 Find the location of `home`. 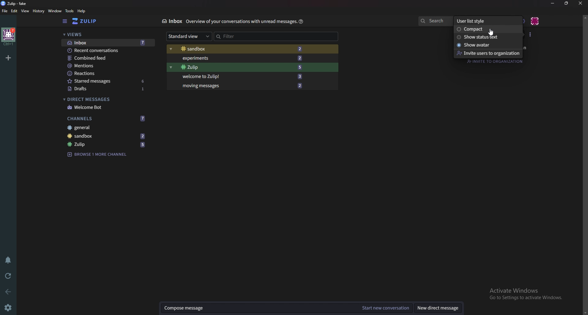

home is located at coordinates (9, 37).